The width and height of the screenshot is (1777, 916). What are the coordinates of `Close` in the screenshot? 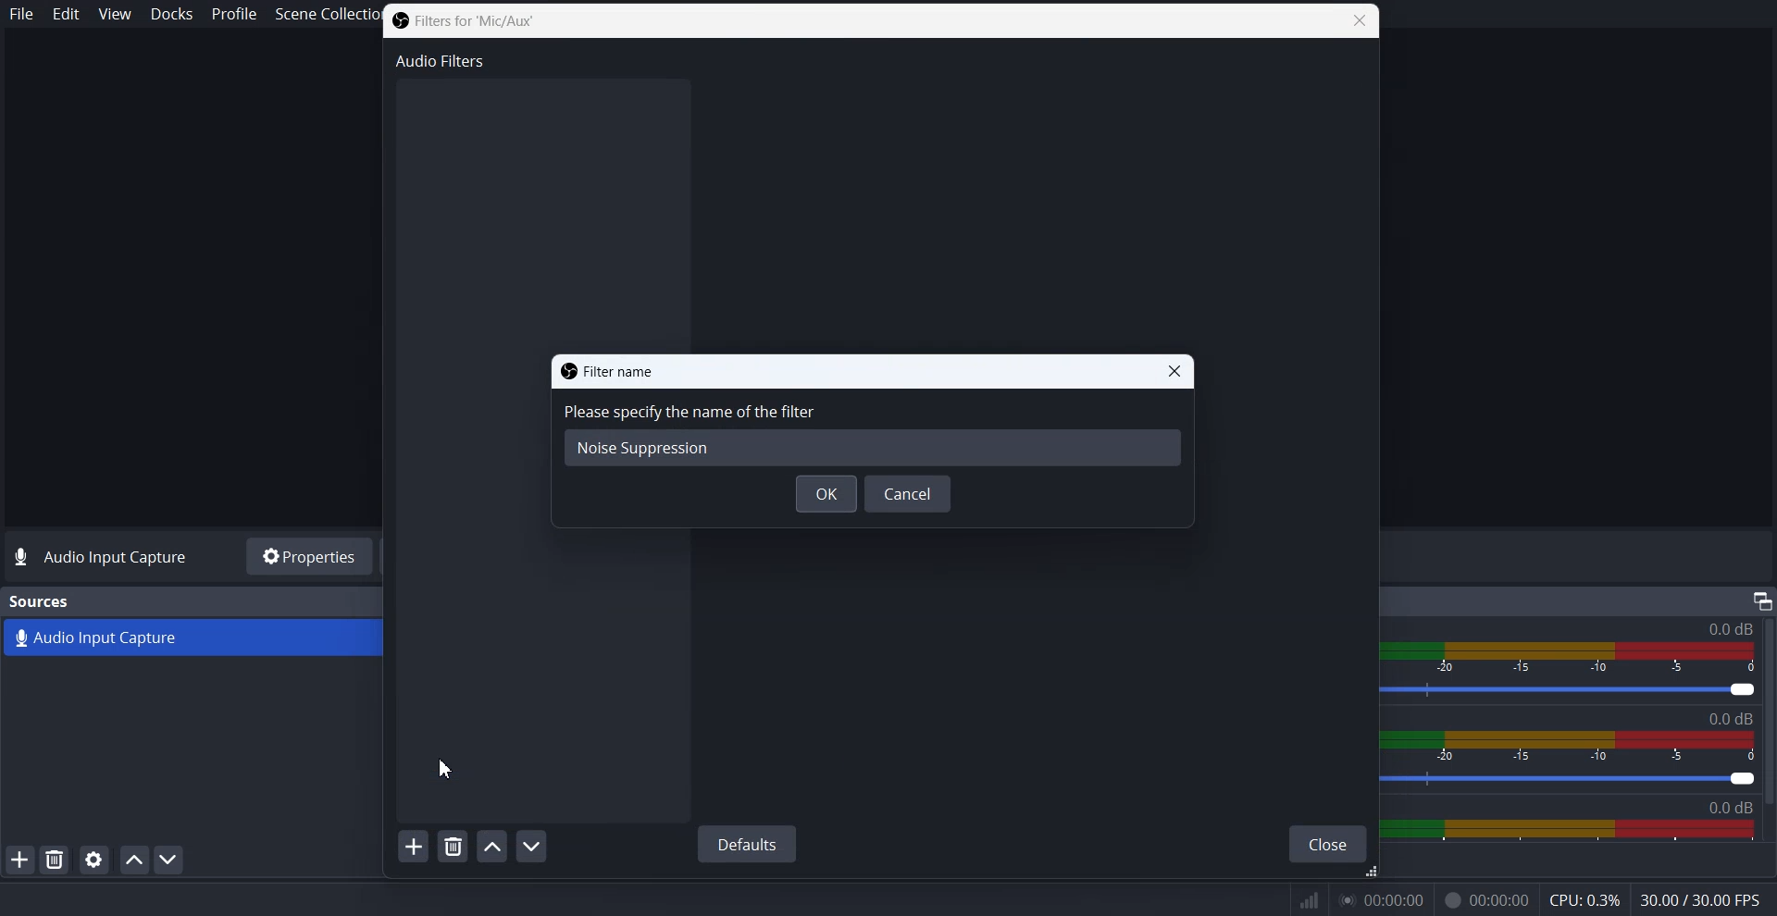 It's located at (1360, 21).